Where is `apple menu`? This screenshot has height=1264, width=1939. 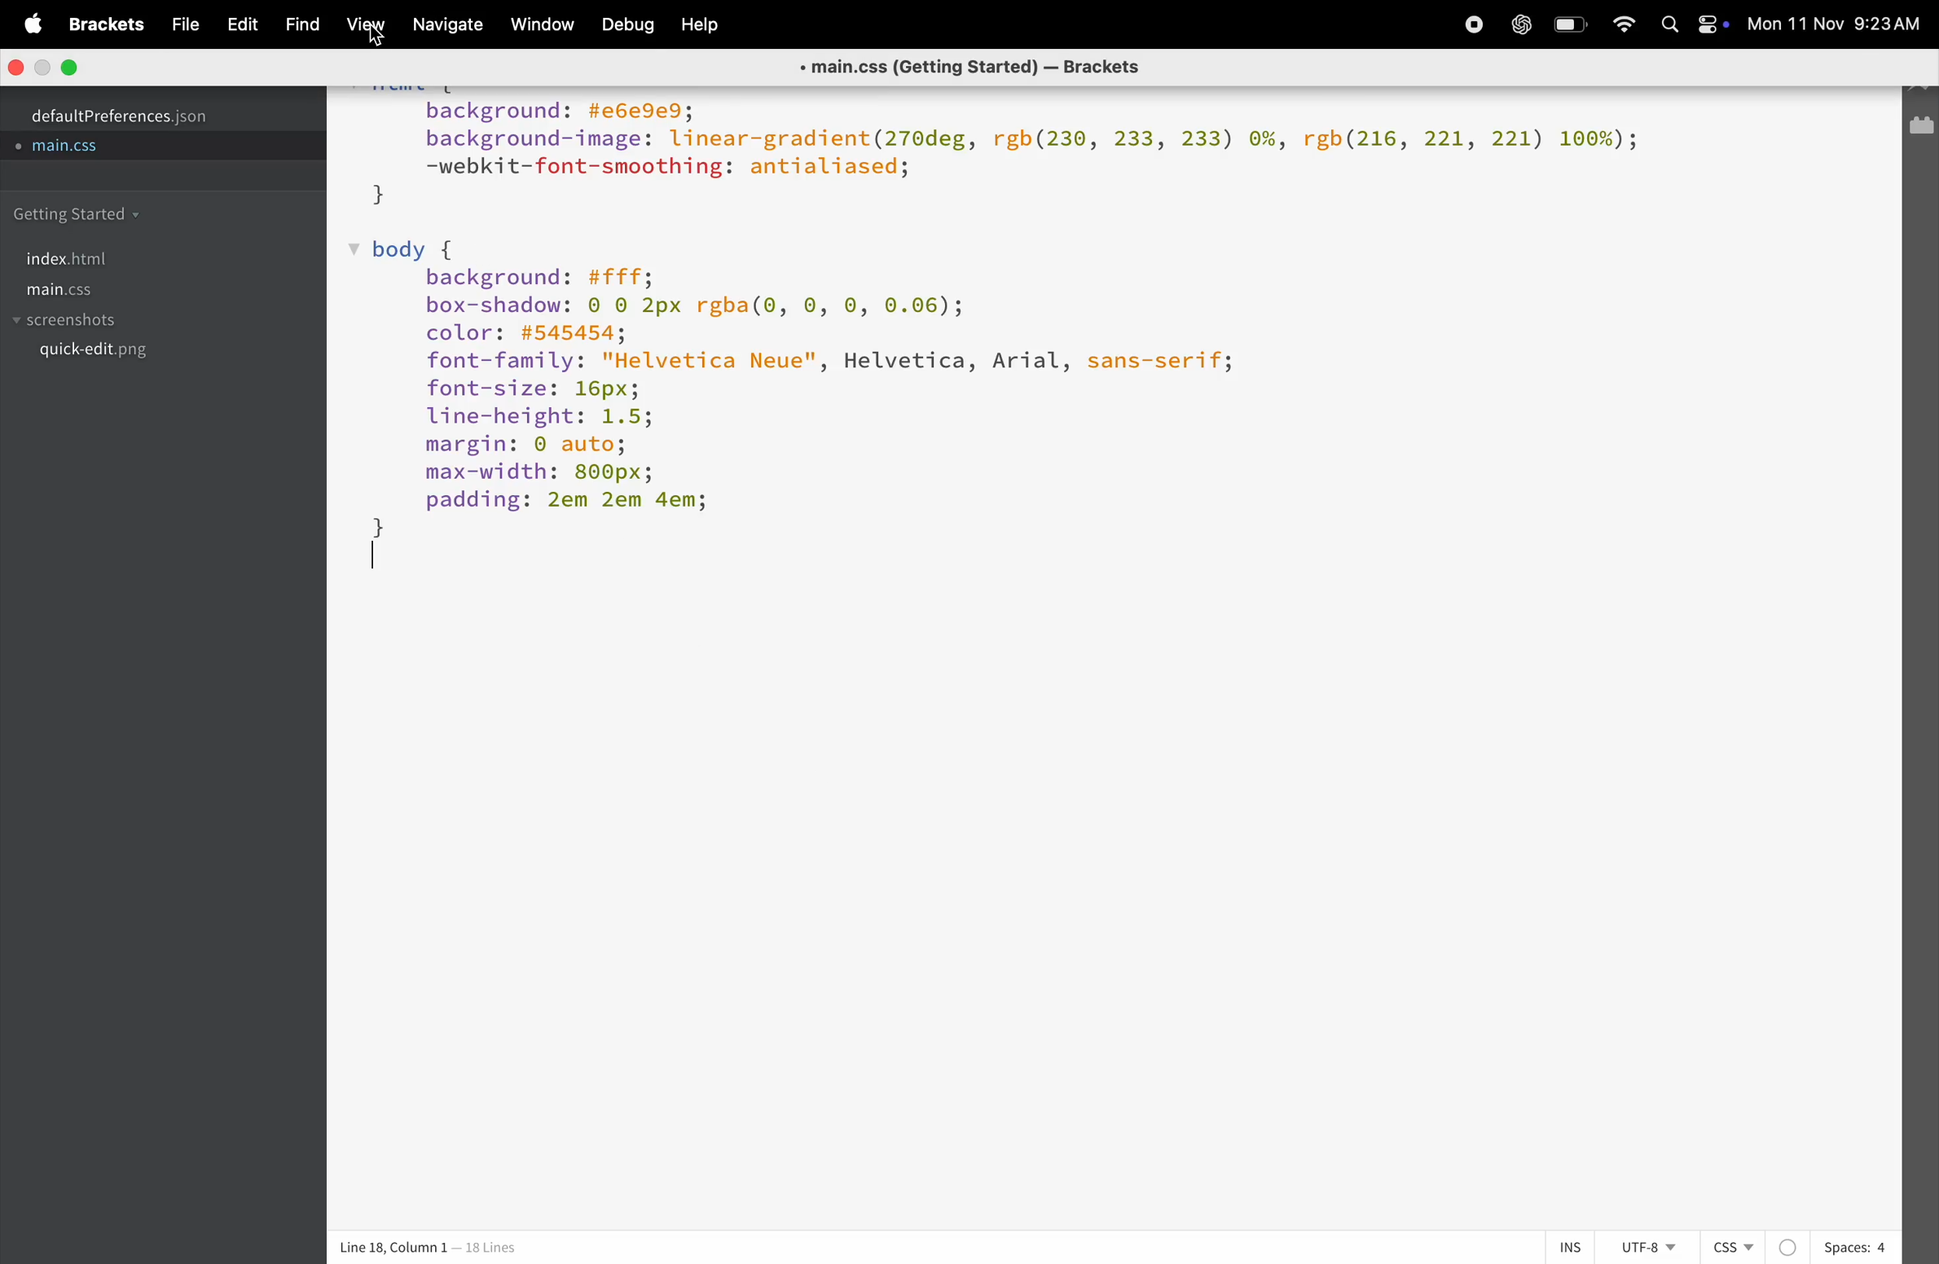
apple menu is located at coordinates (24, 22).